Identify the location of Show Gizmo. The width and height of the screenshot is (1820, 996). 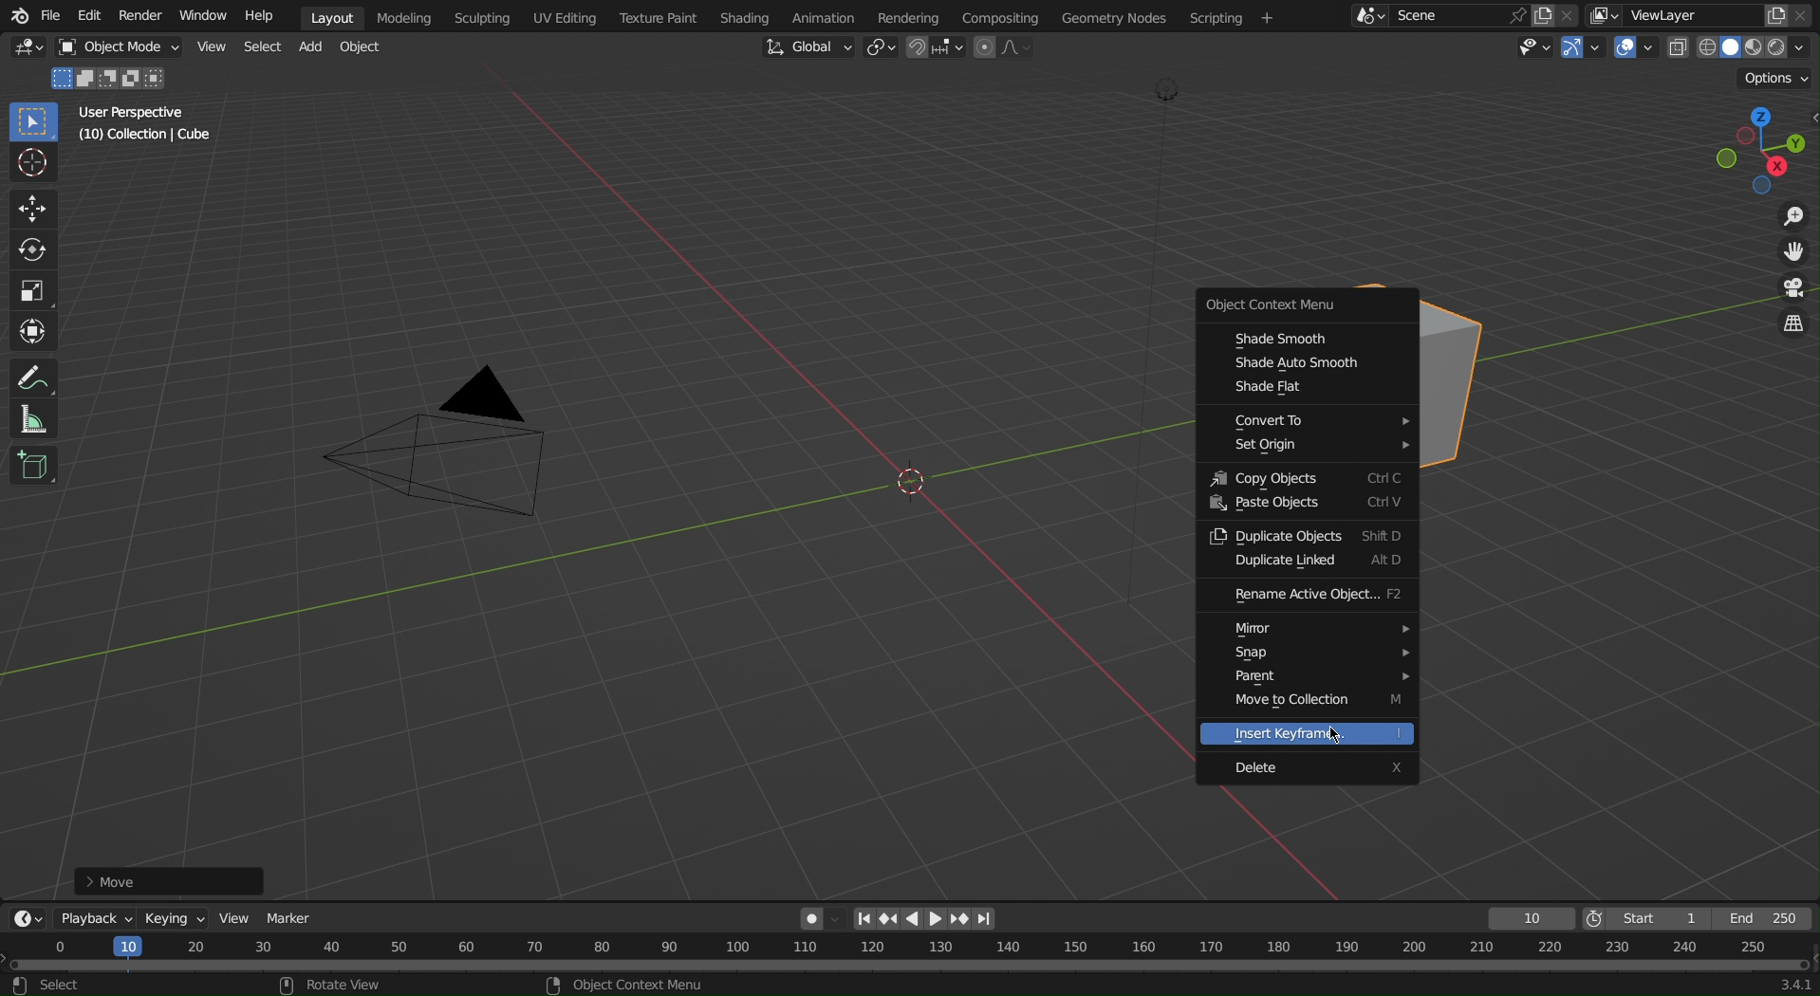
(1580, 47).